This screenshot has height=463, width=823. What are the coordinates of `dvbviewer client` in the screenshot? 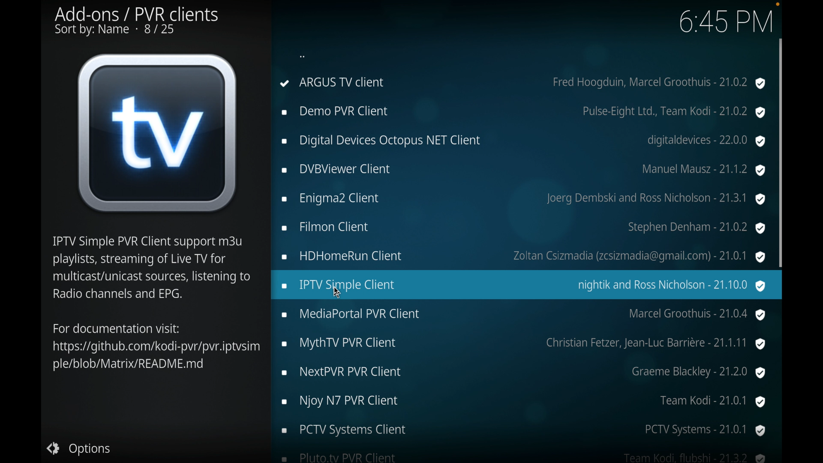 It's located at (522, 169).